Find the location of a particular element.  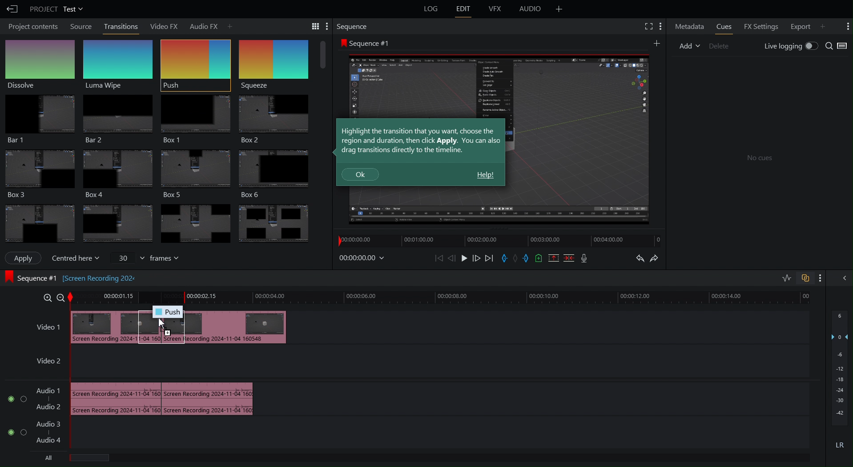

Entry Marker is located at coordinates (505, 259).